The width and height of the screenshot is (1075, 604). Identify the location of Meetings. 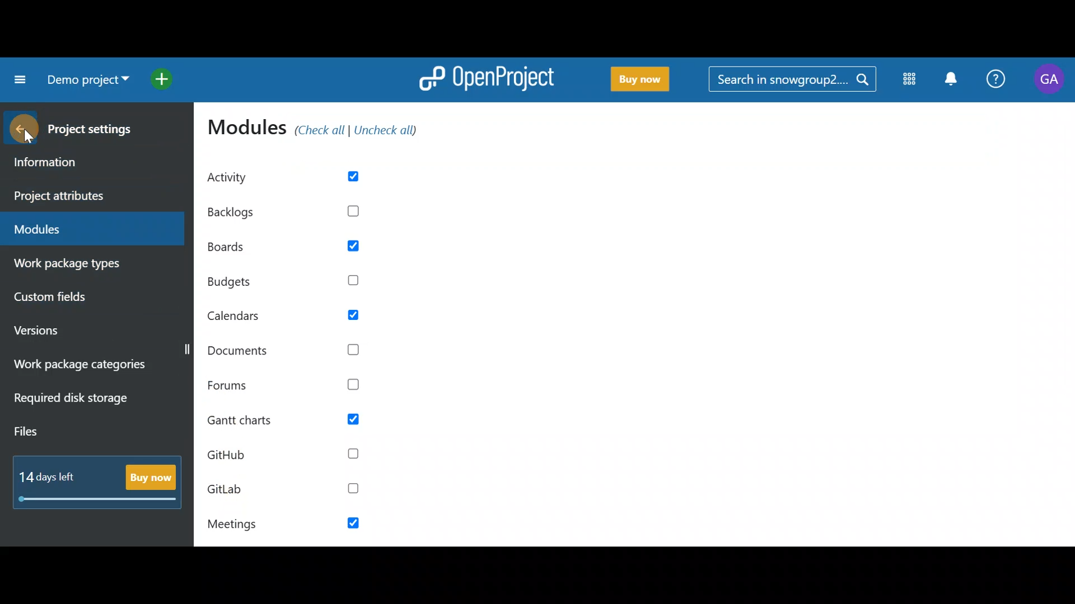
(278, 526).